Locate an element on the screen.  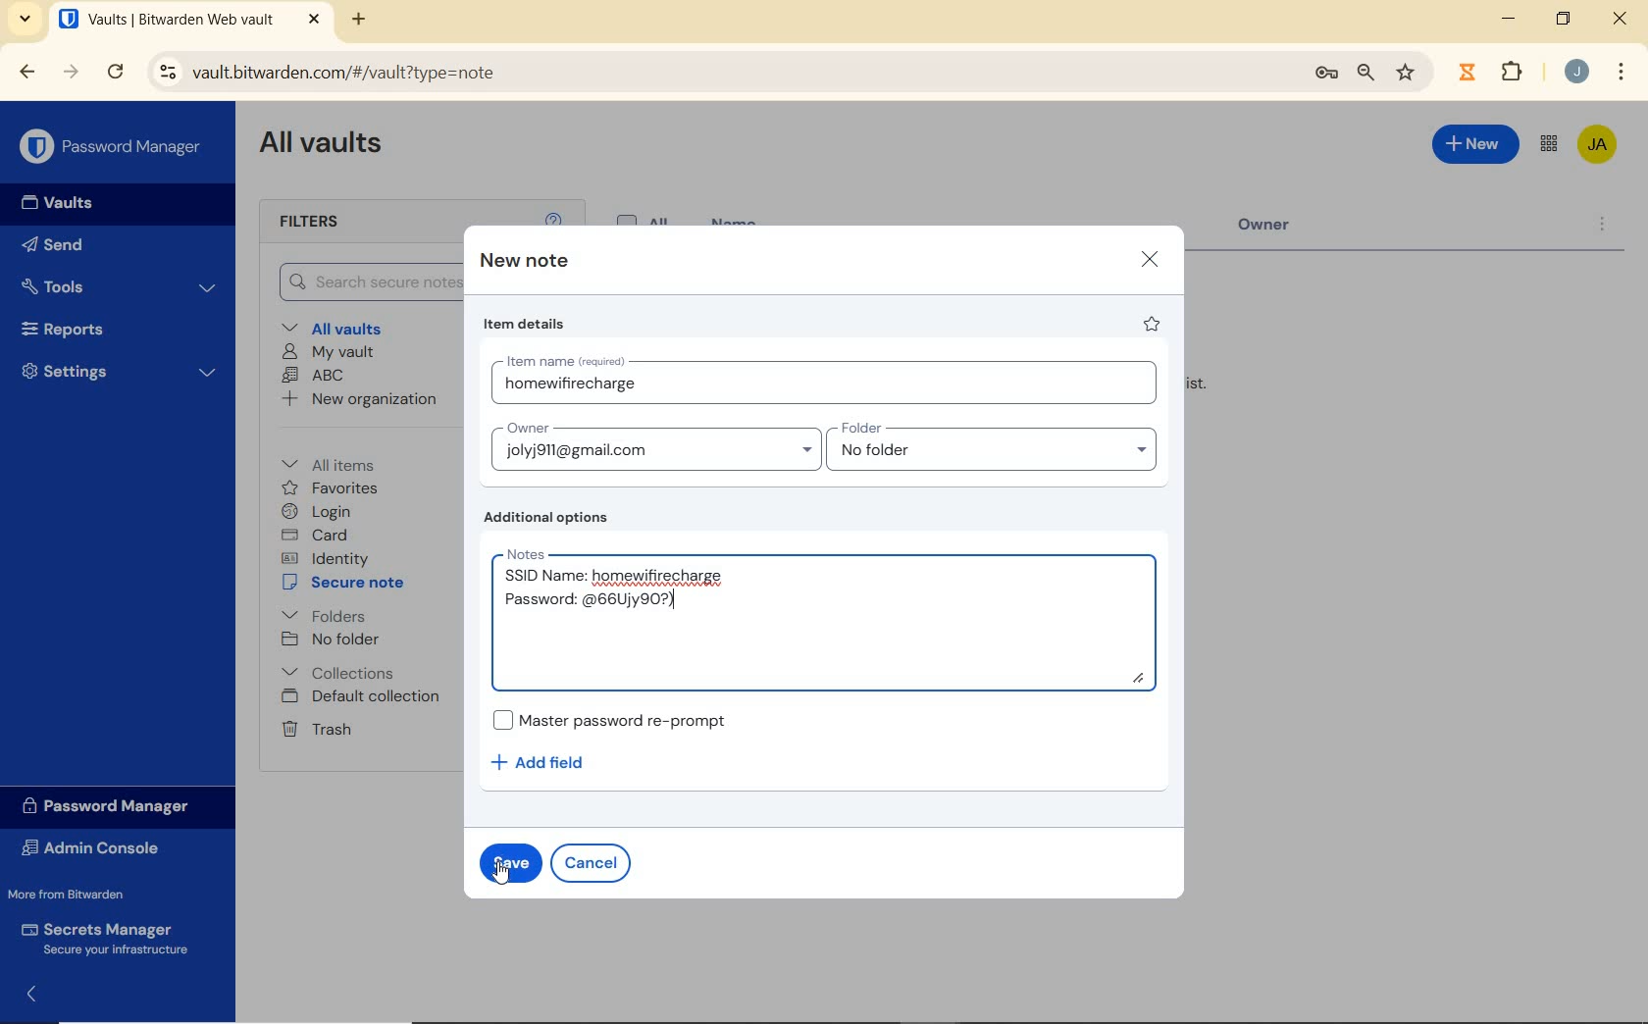
item details is located at coordinates (527, 324).